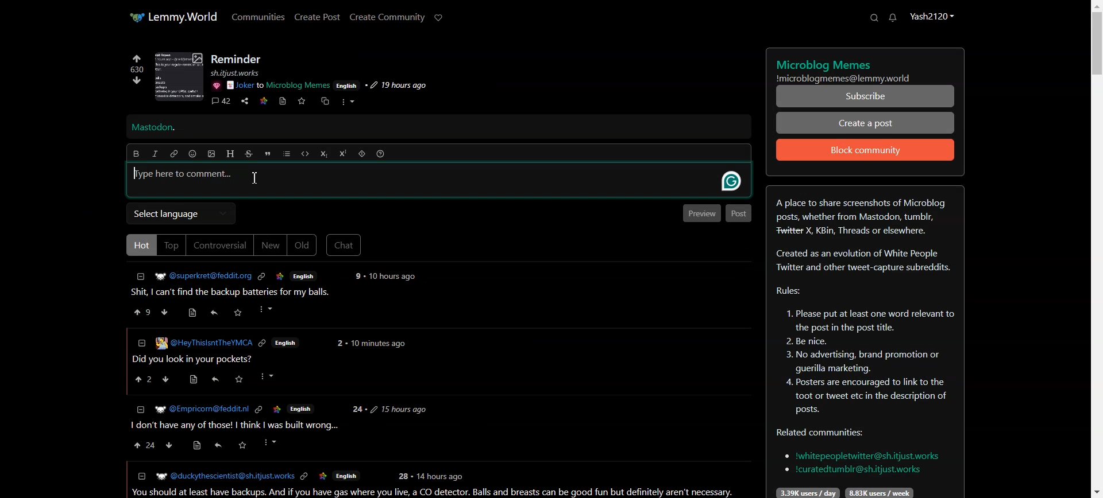 The image size is (1103, 498). I want to click on English, so click(304, 275).